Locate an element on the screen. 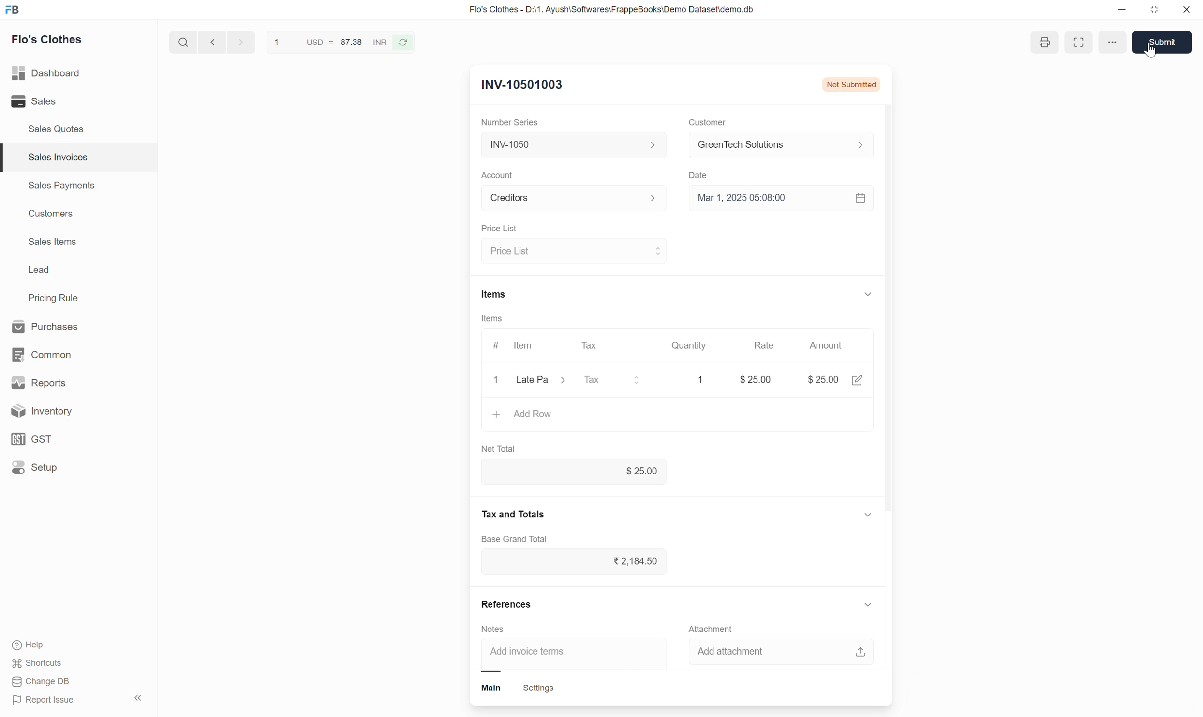 The height and width of the screenshot is (717, 1203). Sales Quotes is located at coordinates (56, 129).